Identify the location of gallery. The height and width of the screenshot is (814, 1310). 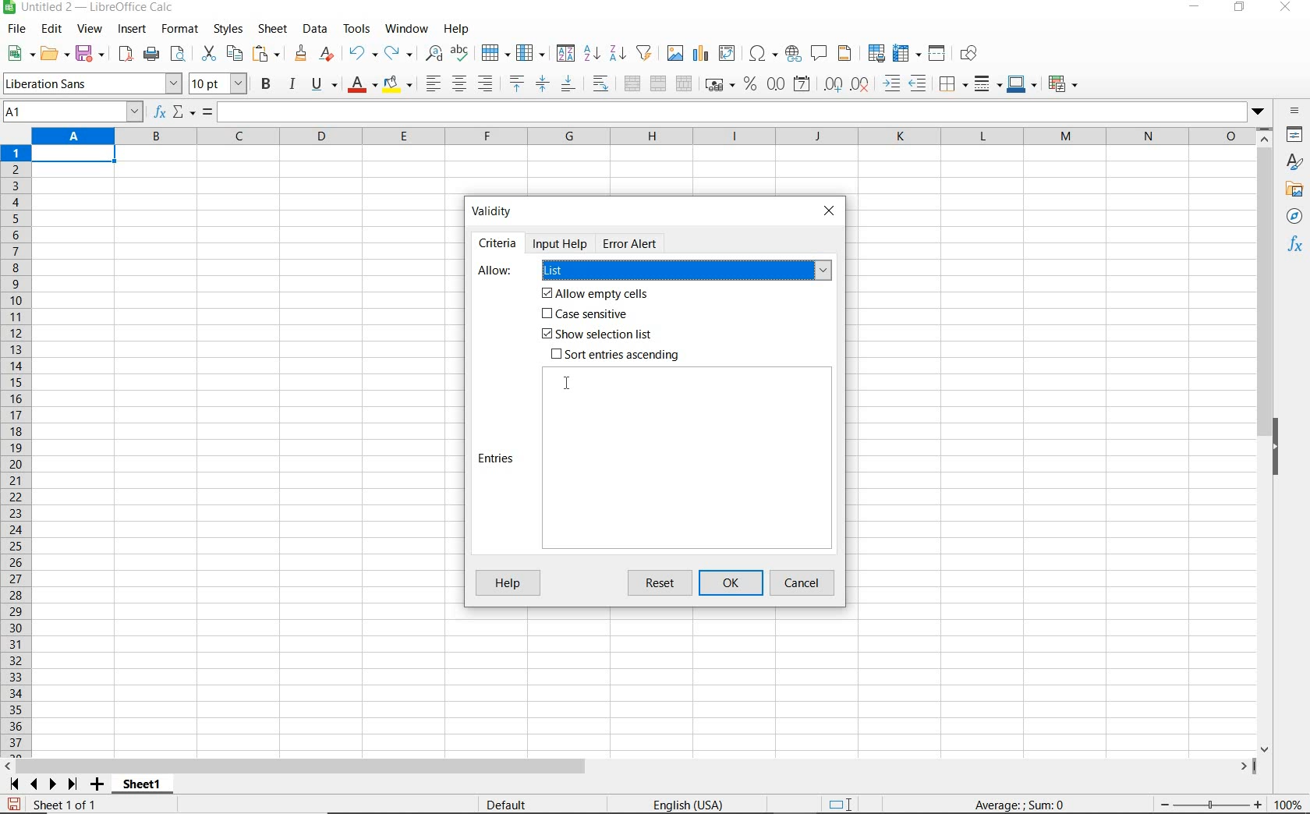
(1297, 190).